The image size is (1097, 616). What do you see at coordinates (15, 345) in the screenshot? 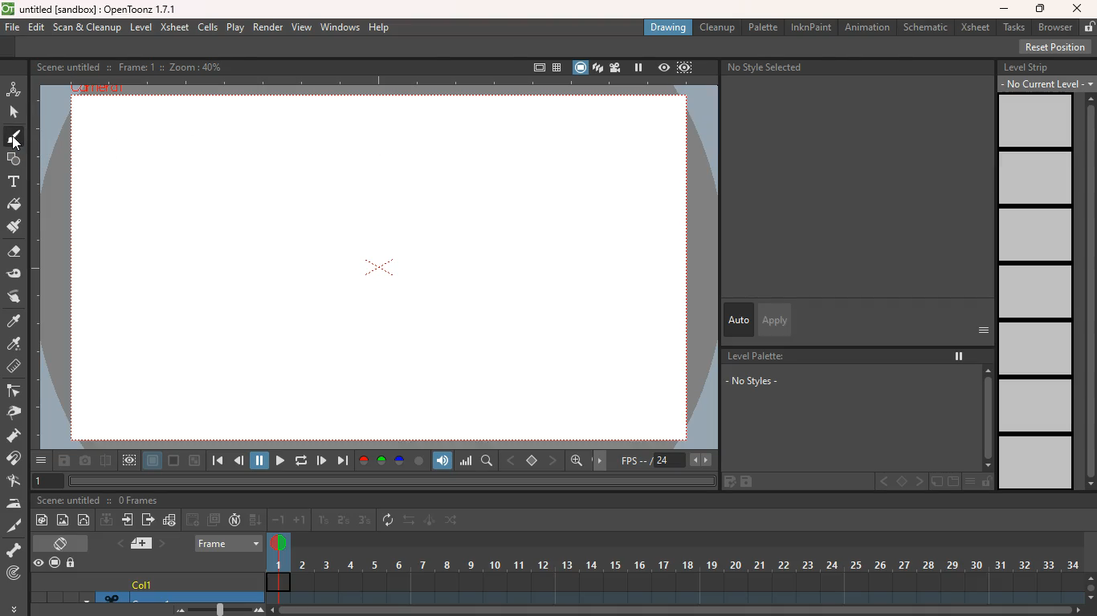
I see `drop` at bounding box center [15, 345].